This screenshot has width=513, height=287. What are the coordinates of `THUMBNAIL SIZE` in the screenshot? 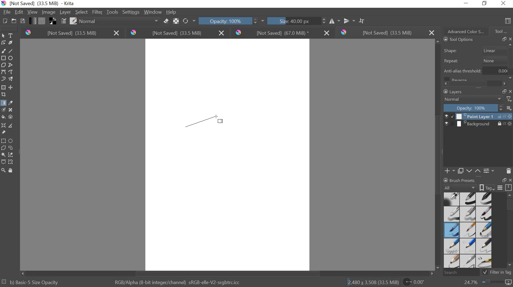 It's located at (510, 108).